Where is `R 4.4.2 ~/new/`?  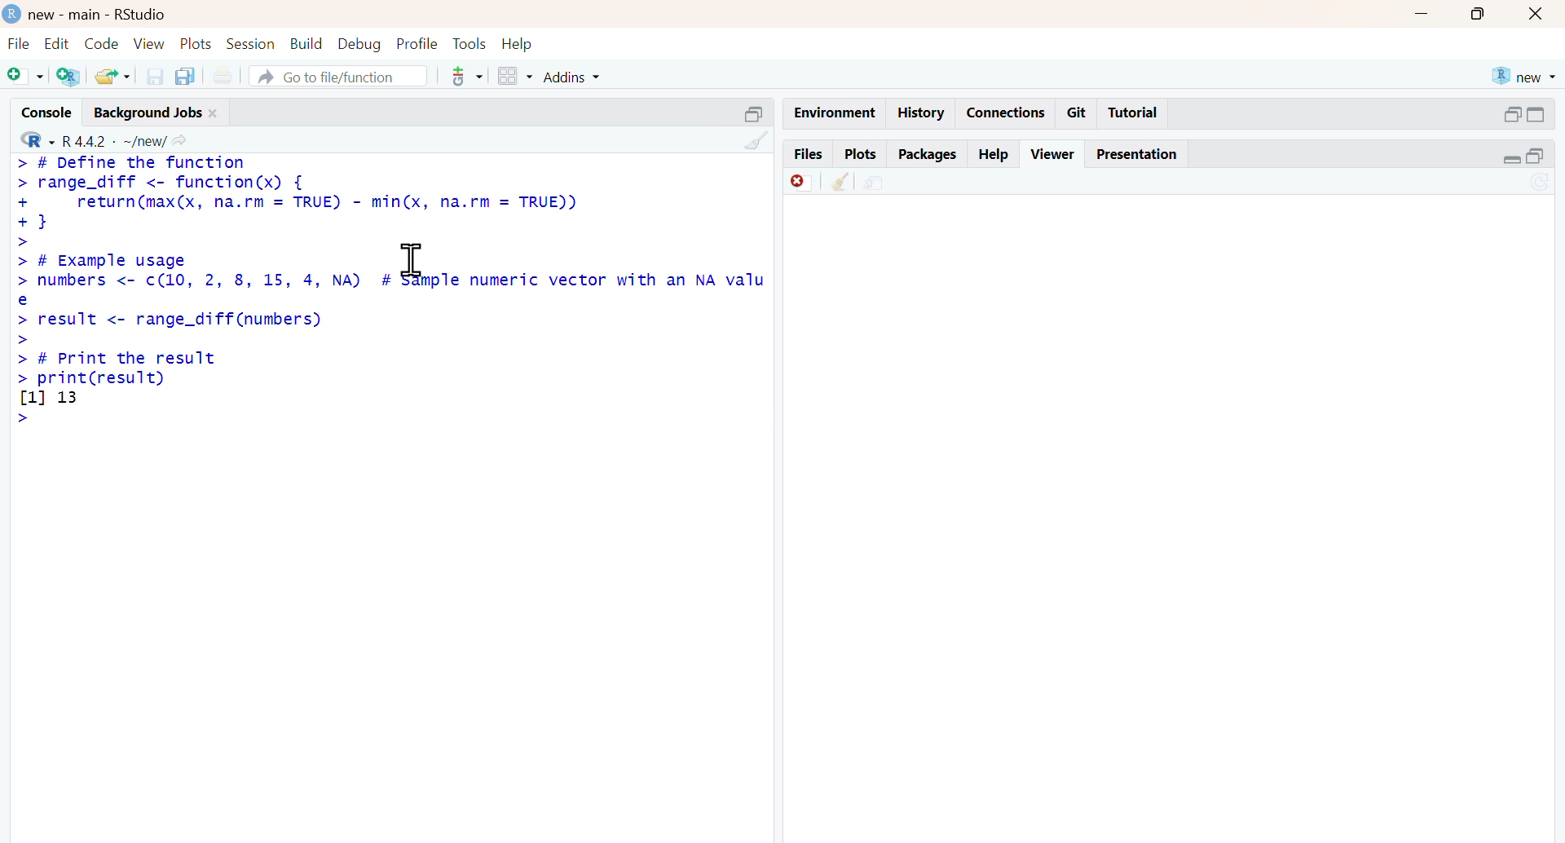
R 4.4.2 ~/new/ is located at coordinates (114, 140).